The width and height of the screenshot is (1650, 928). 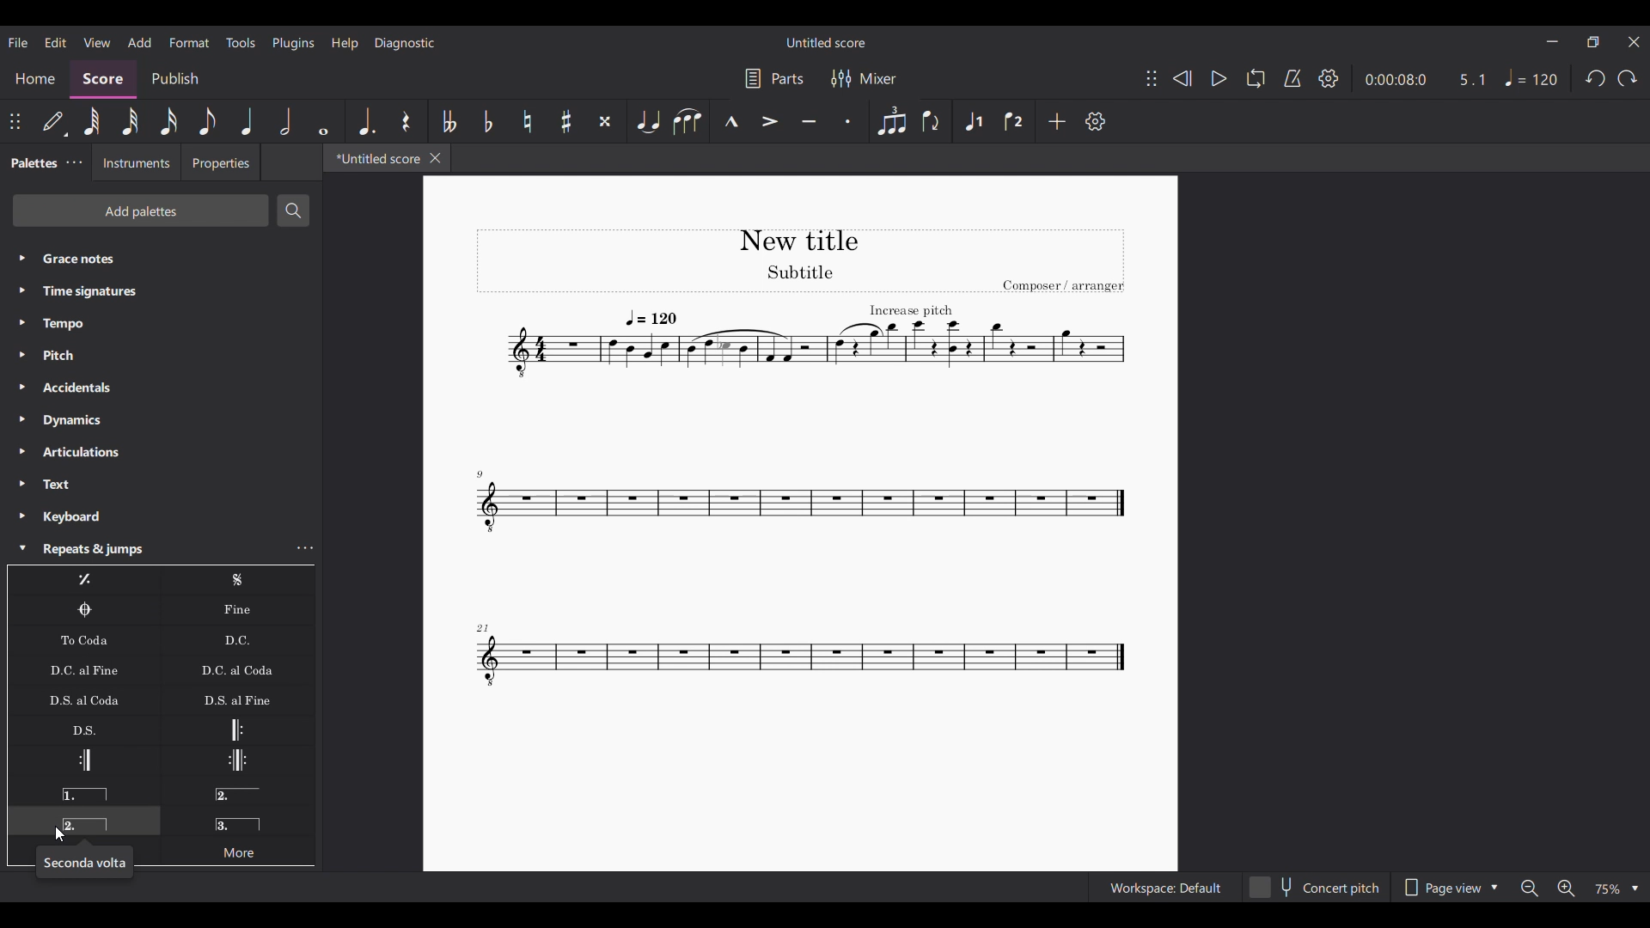 I want to click on Current score, so click(x=799, y=461).